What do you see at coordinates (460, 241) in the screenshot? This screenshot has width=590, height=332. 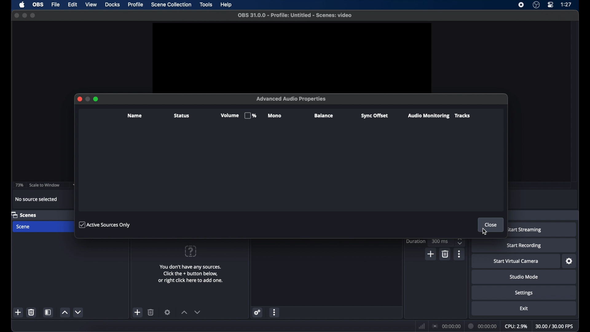 I see `stepper buttons` at bounding box center [460, 241].